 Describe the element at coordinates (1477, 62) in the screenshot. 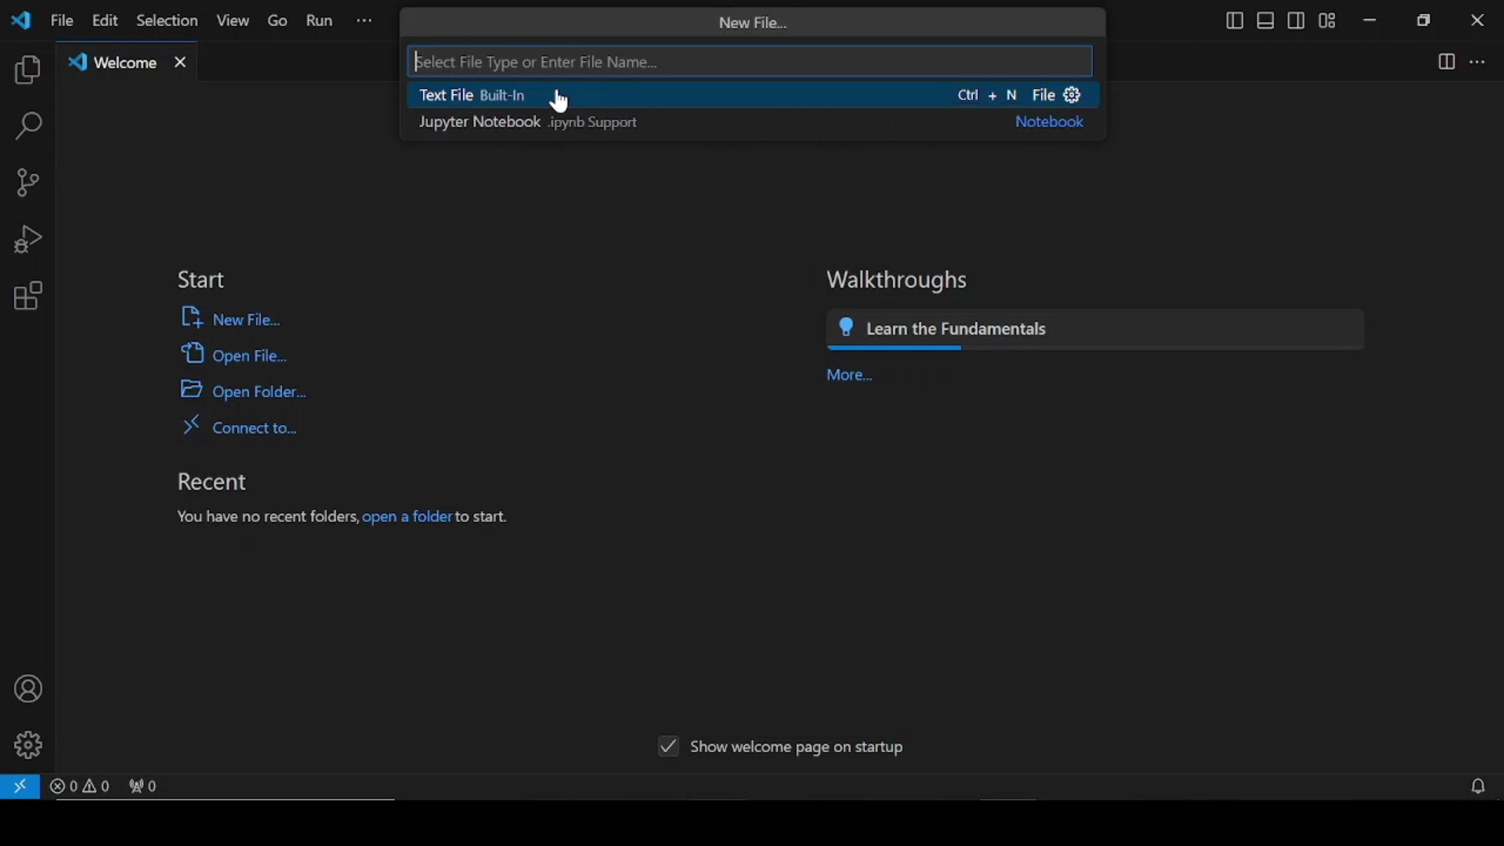

I see `more actions` at that location.